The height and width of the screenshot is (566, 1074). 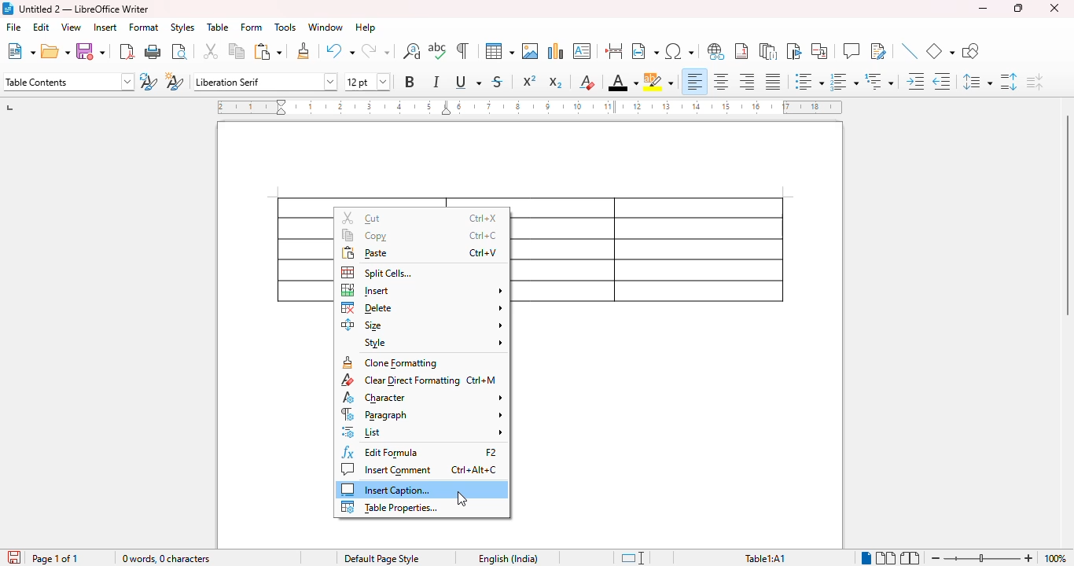 What do you see at coordinates (422, 325) in the screenshot?
I see `size` at bounding box center [422, 325].